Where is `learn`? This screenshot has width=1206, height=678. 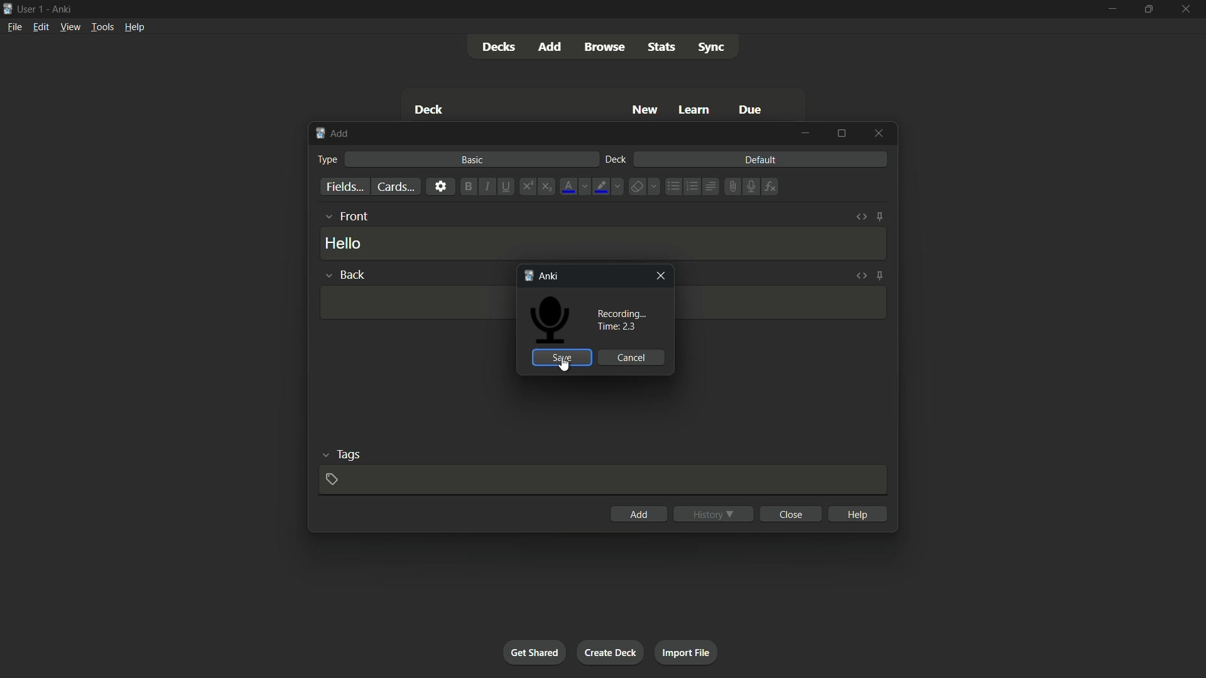 learn is located at coordinates (695, 109).